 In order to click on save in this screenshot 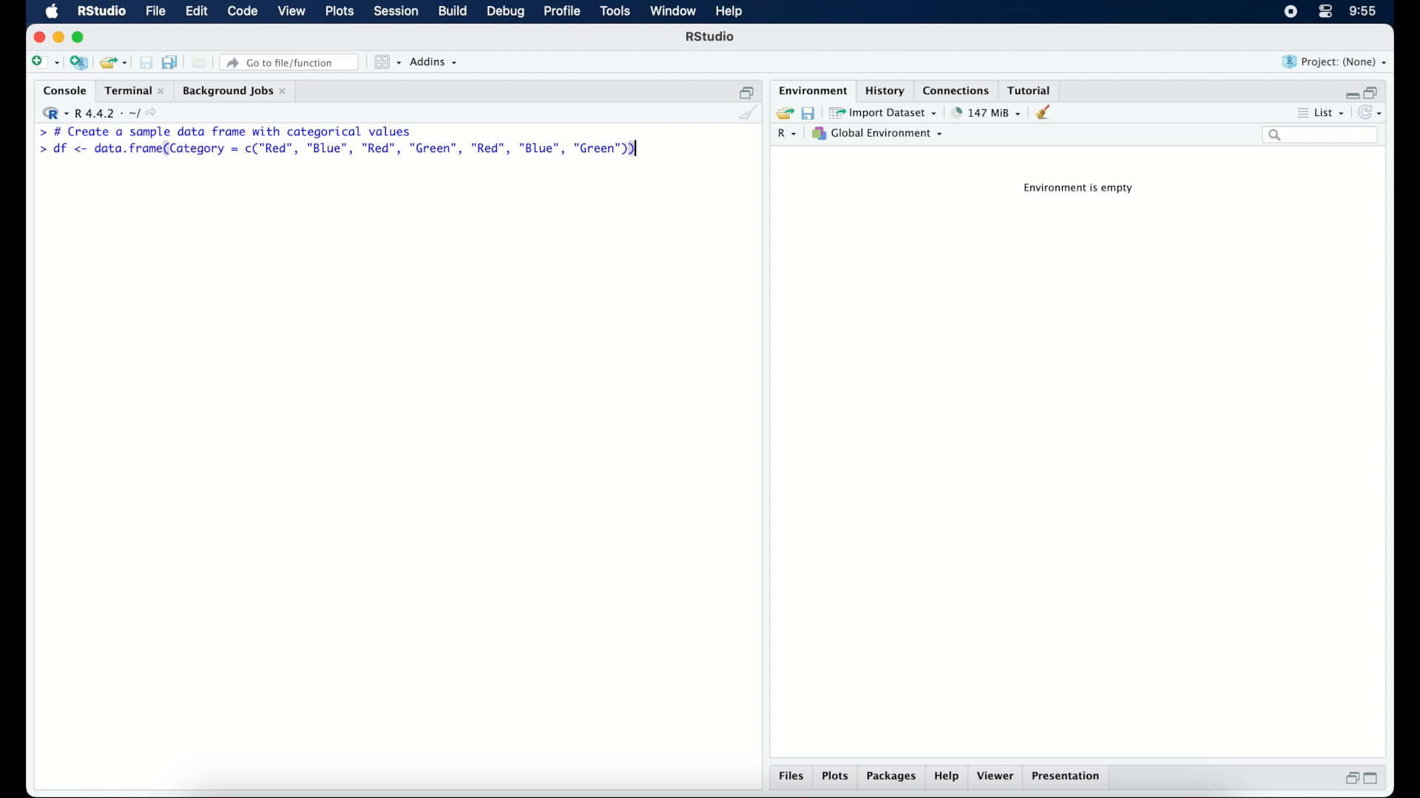, I will do `click(143, 60)`.